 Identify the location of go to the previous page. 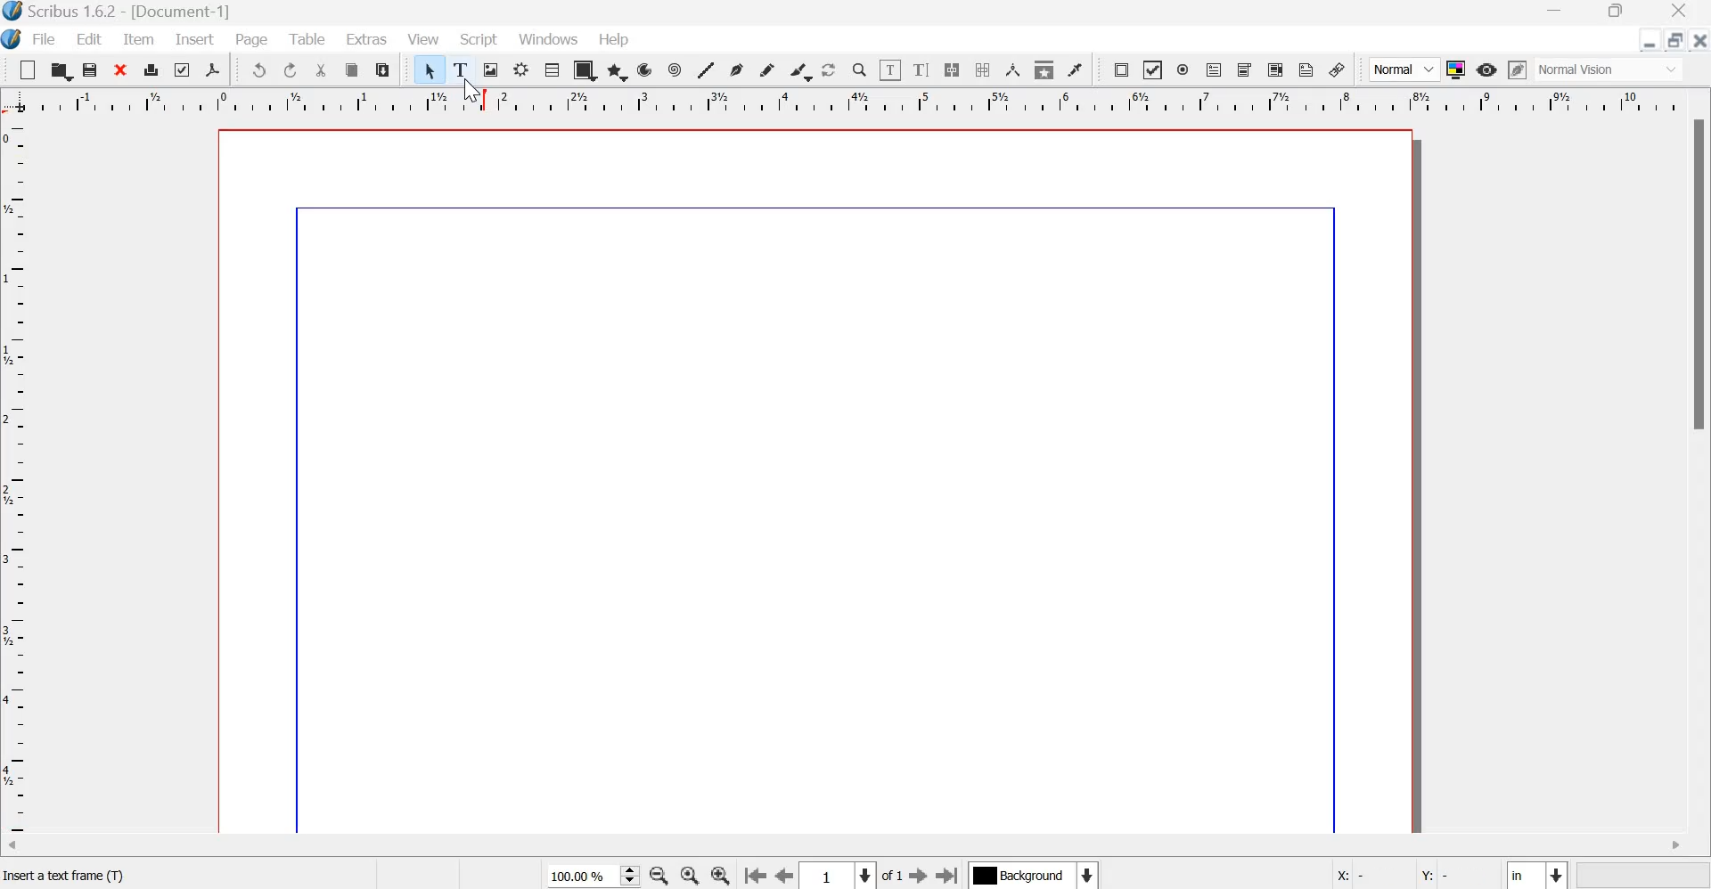
(755, 877).